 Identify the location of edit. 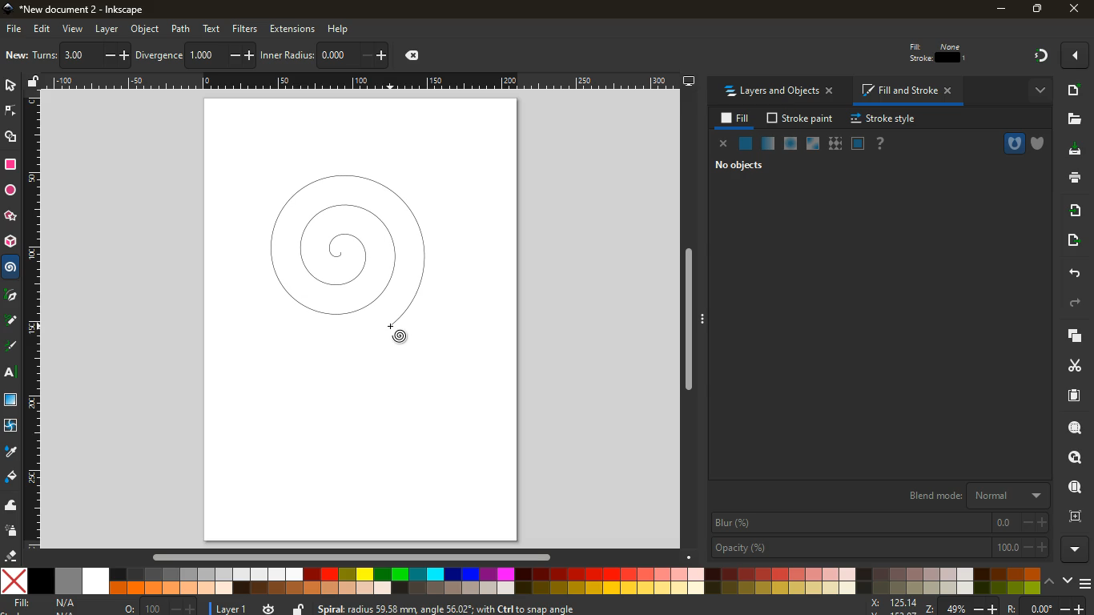
(917, 55).